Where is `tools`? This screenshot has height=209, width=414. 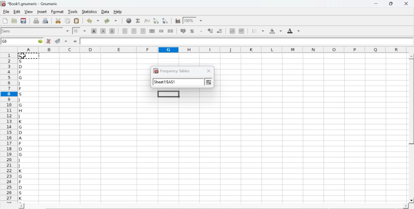
tools is located at coordinates (73, 11).